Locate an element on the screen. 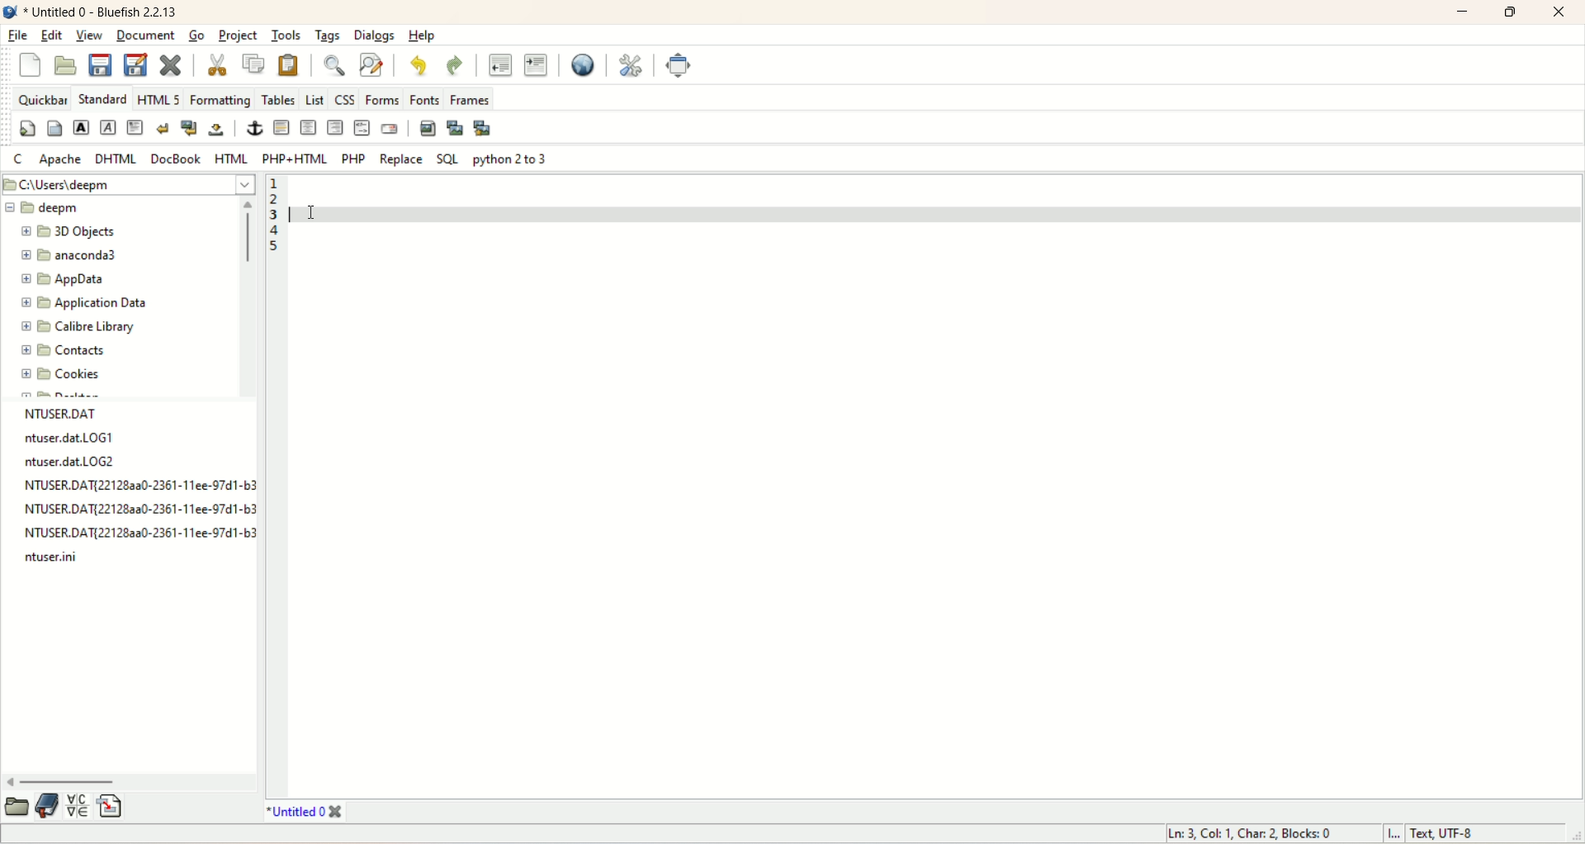 The height and width of the screenshot is (844, 1585). HTML is located at coordinates (234, 159).